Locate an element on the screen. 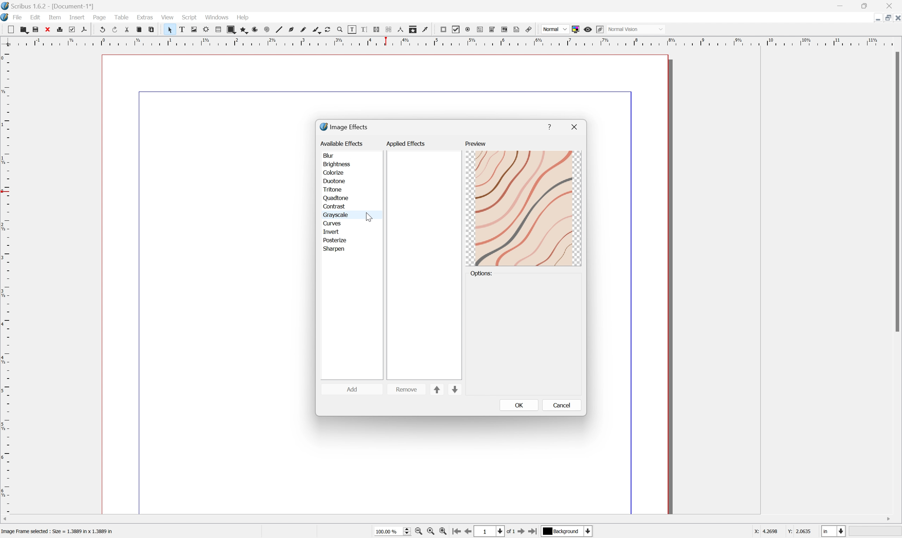 This screenshot has height=538, width=902. New is located at coordinates (24, 31).